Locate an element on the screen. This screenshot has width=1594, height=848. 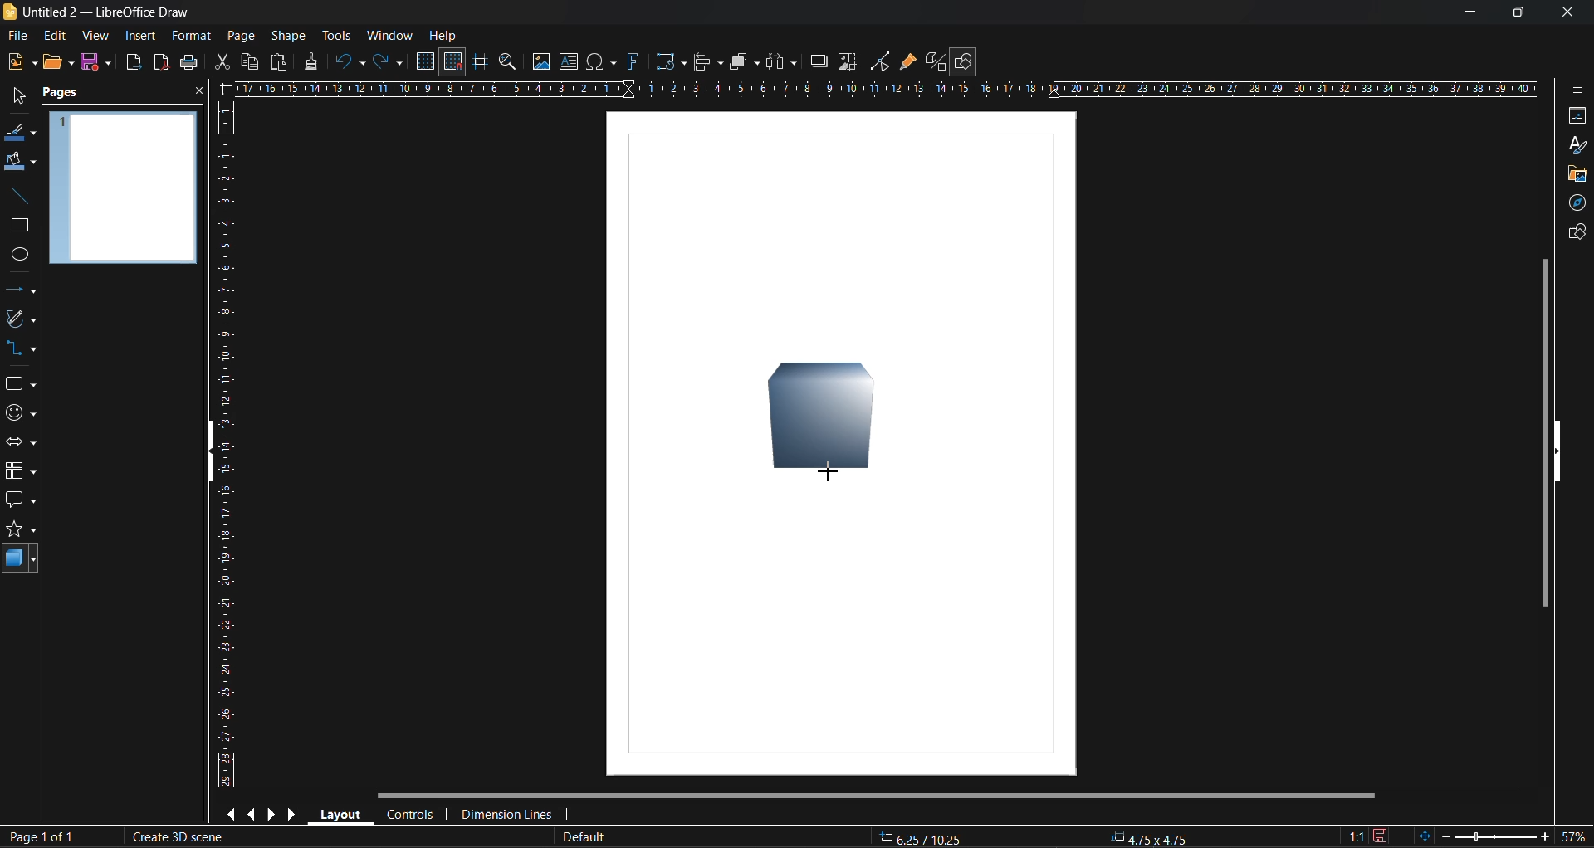
click to save is located at coordinates (1381, 835).